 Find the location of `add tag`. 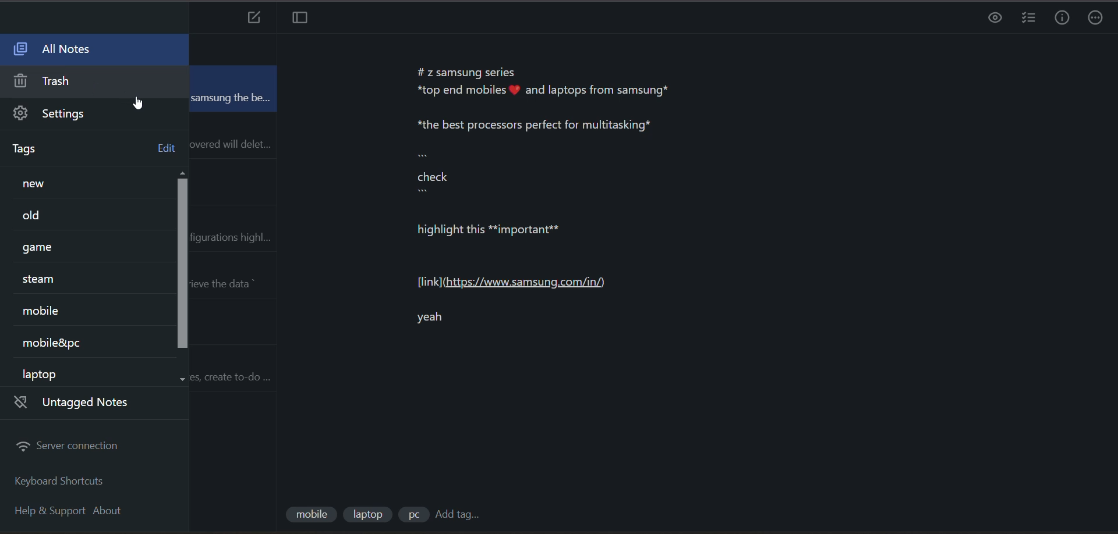

add tag is located at coordinates (460, 514).